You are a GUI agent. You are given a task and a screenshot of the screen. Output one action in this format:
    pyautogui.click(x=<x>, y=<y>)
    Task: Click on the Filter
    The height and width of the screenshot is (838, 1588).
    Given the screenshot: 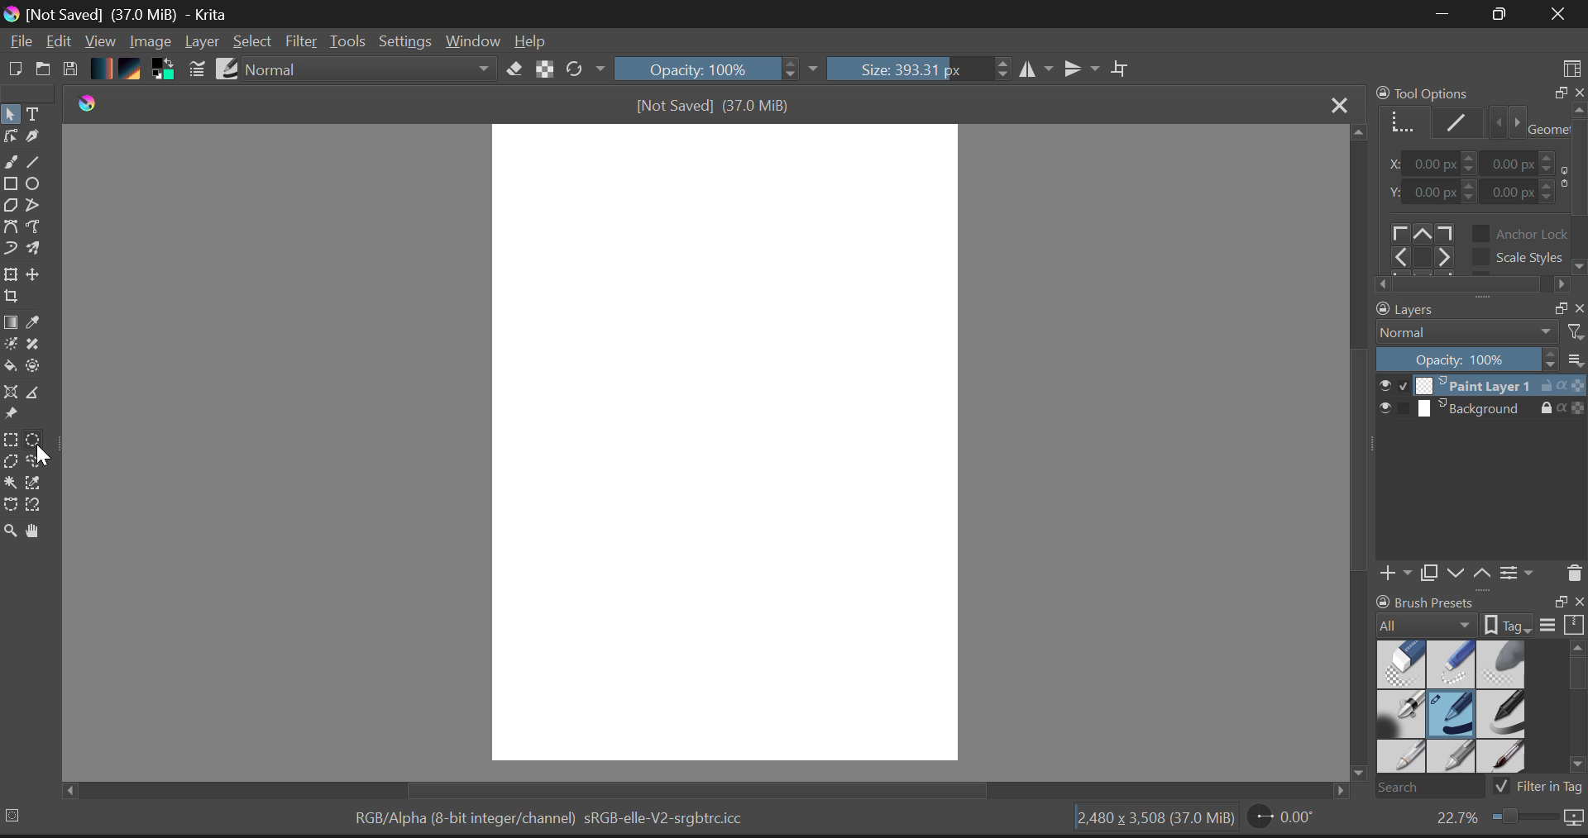 What is the action you would take?
    pyautogui.click(x=302, y=42)
    